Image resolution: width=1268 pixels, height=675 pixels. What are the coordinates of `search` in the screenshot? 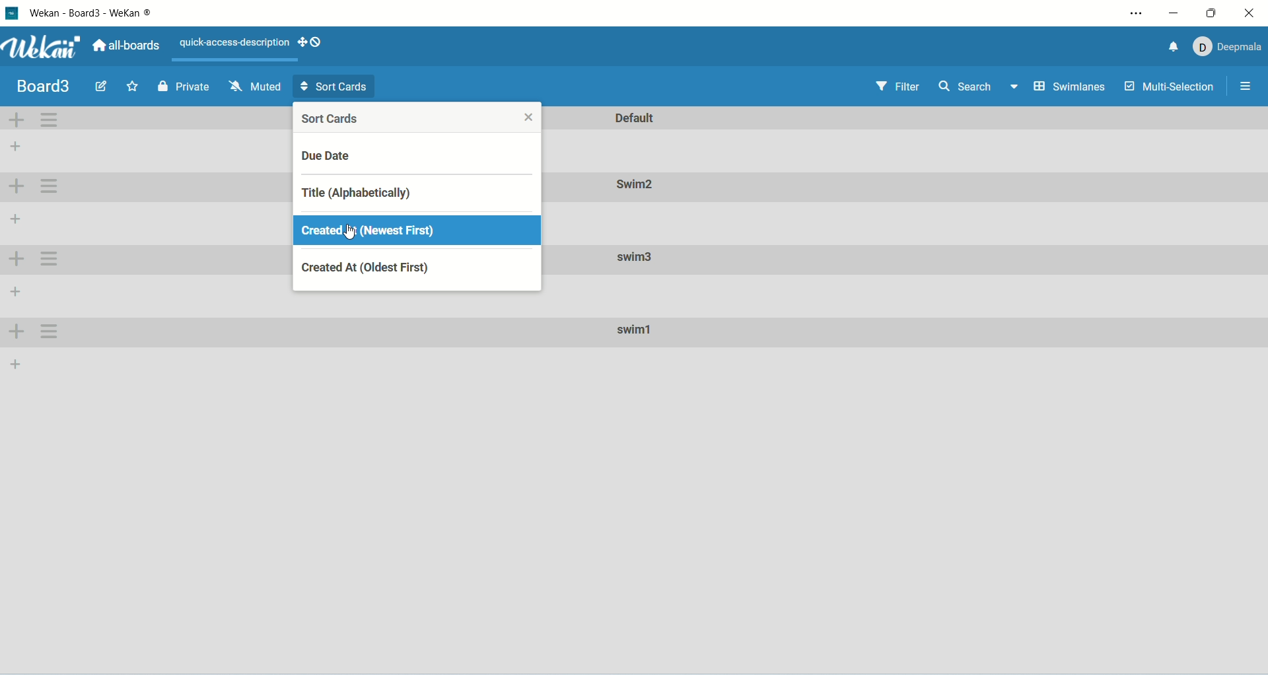 It's located at (979, 87).